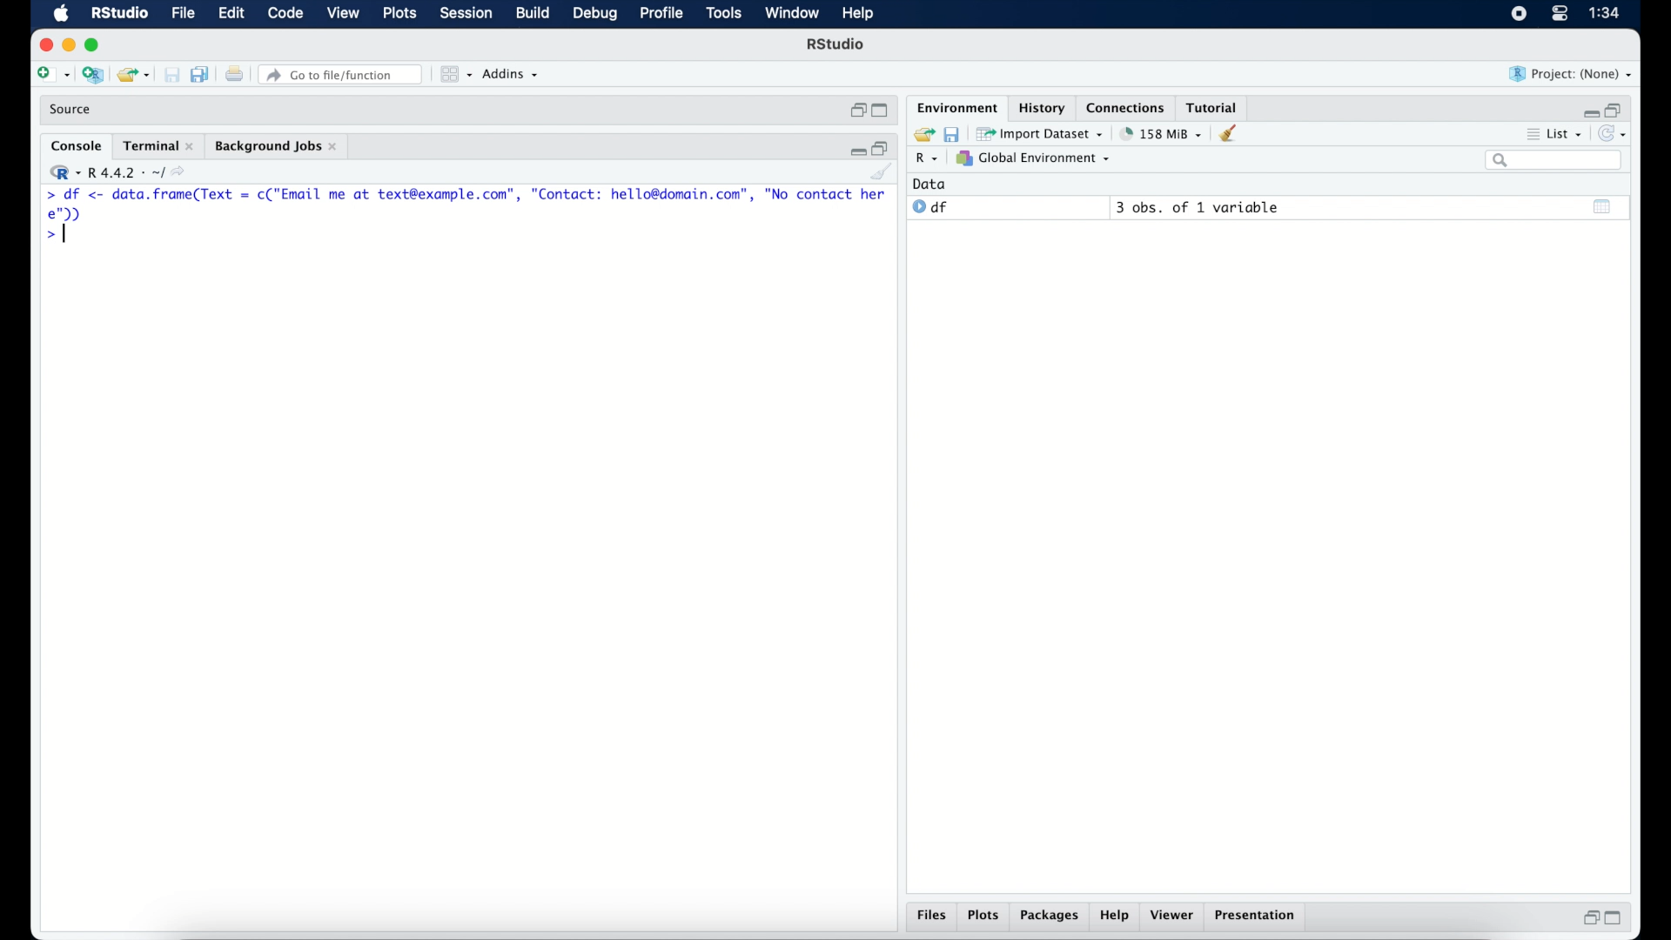 Image resolution: width=1671 pixels, height=940 pixels. I want to click on print, so click(233, 74).